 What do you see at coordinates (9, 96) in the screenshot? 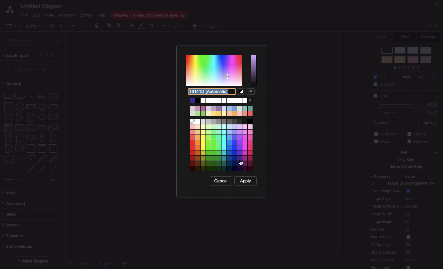
I see `rectangle` at bounding box center [9, 96].